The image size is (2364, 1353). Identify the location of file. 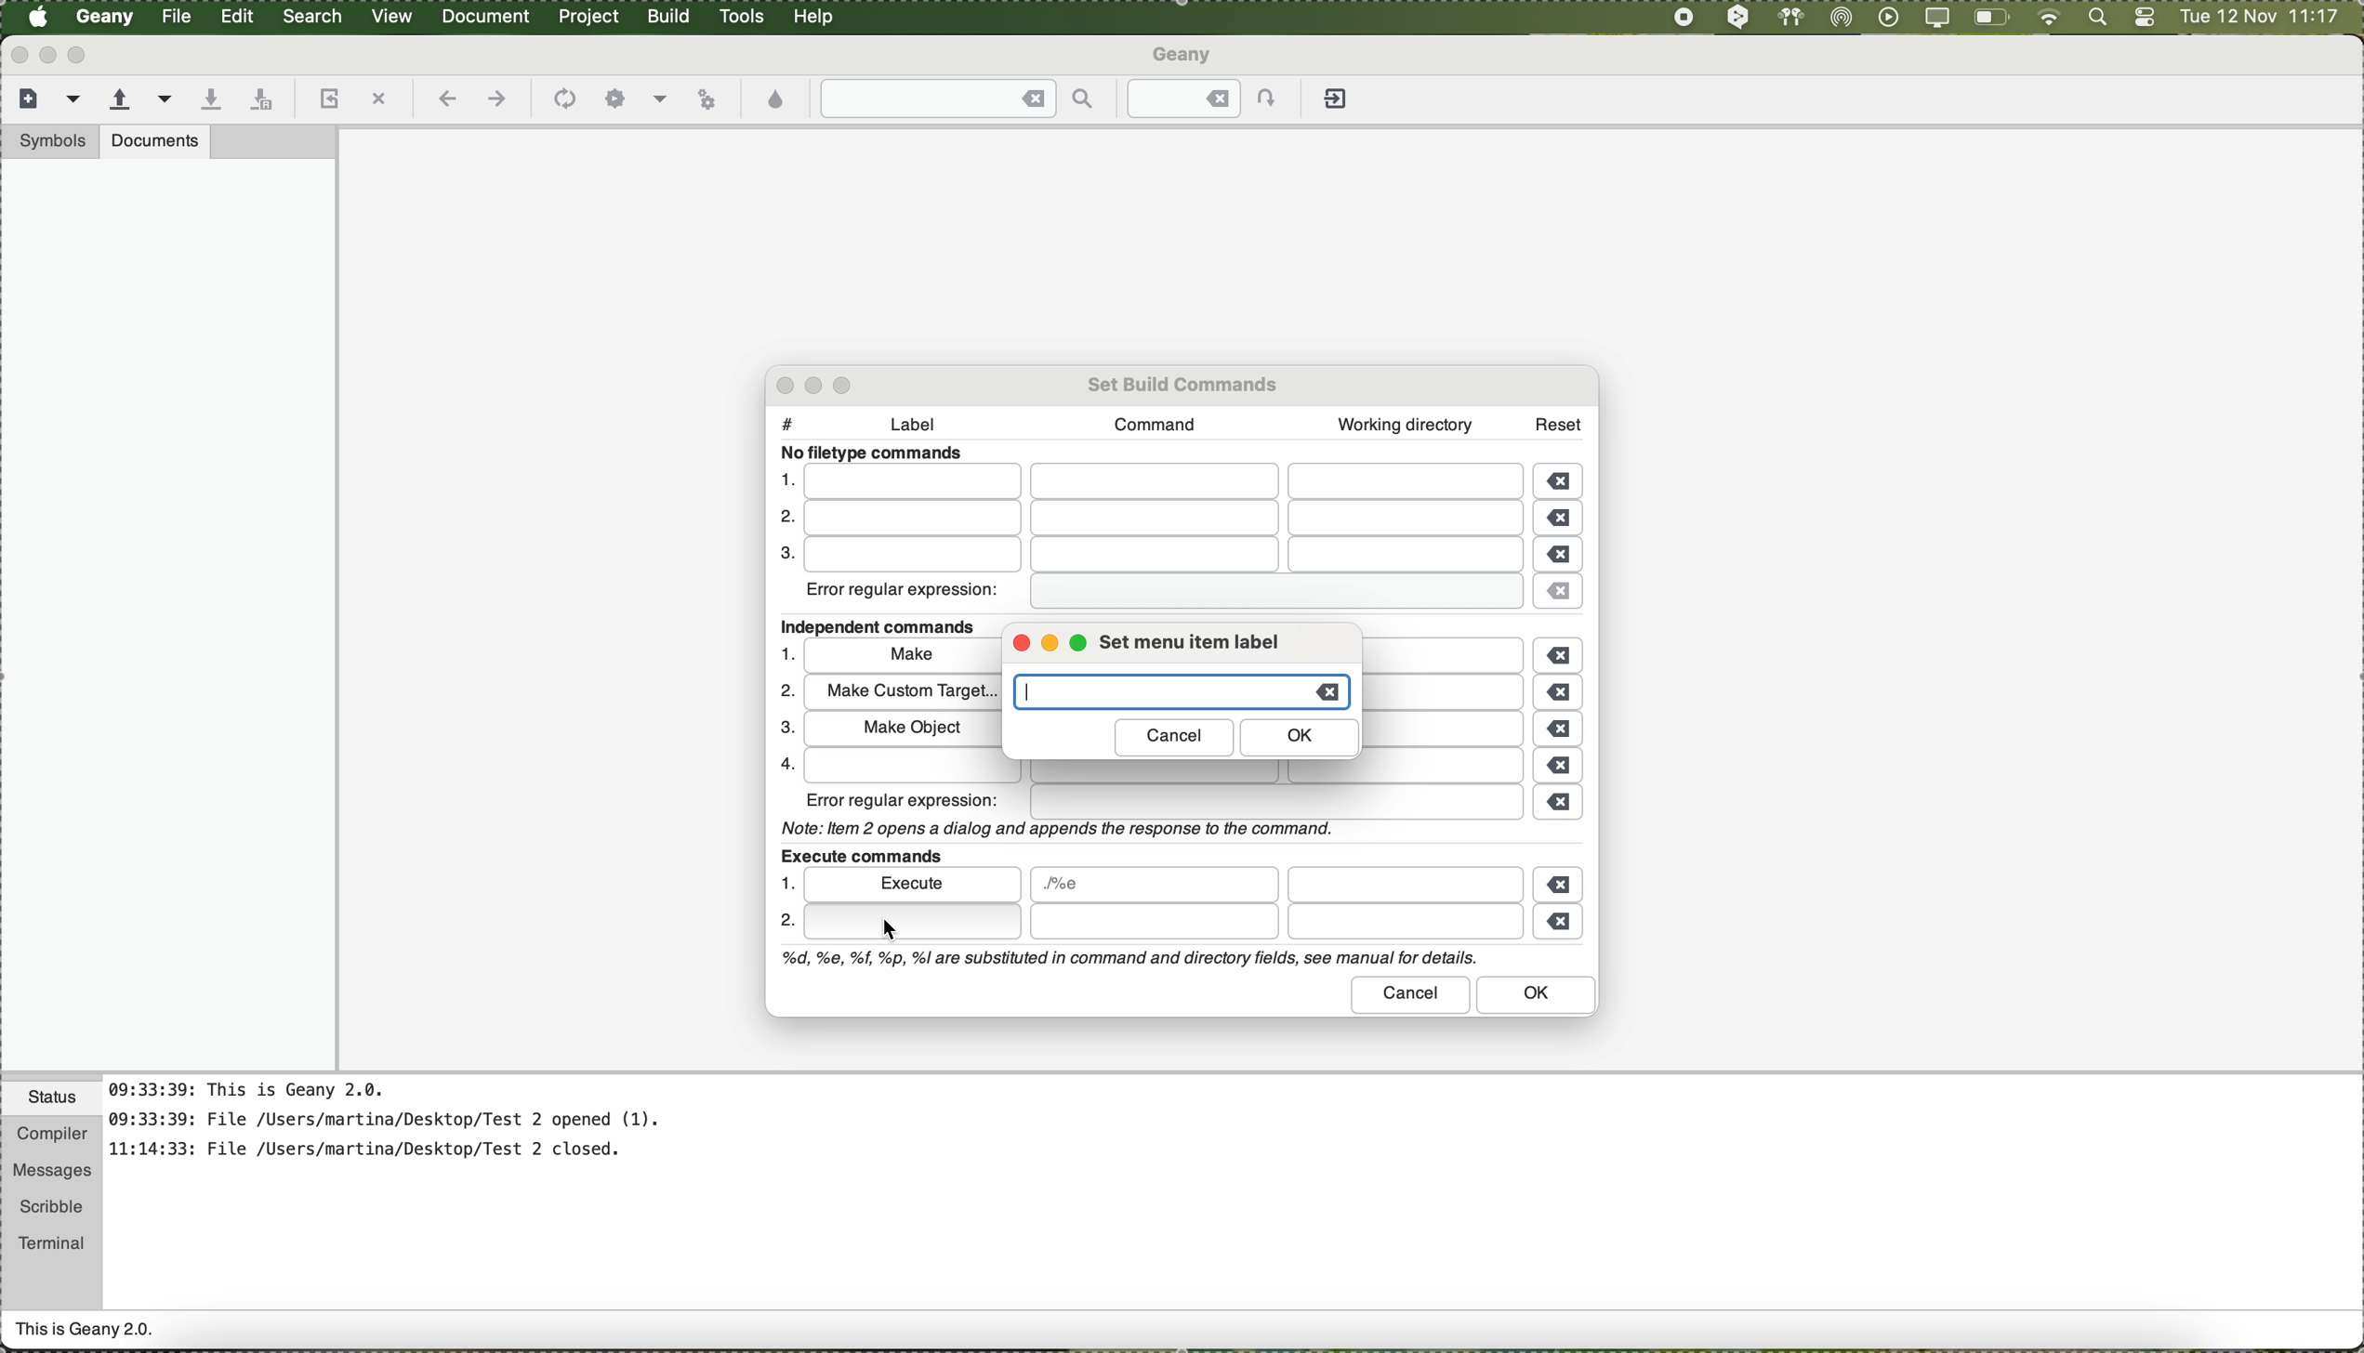
(178, 17).